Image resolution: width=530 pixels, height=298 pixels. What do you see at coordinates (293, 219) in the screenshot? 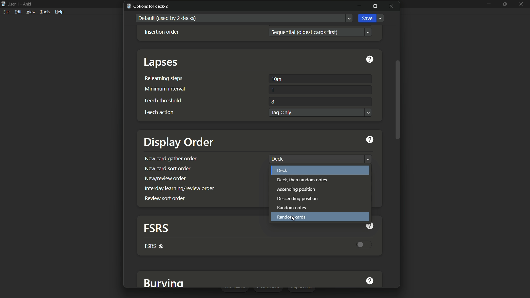
I see `cursor` at bounding box center [293, 219].